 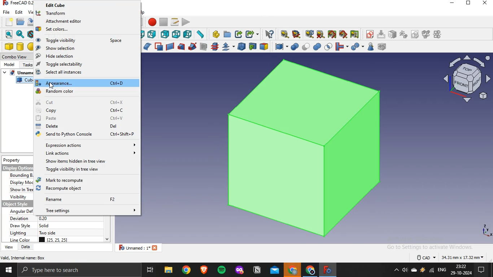 I want to click on icon, so click(x=403, y=34).